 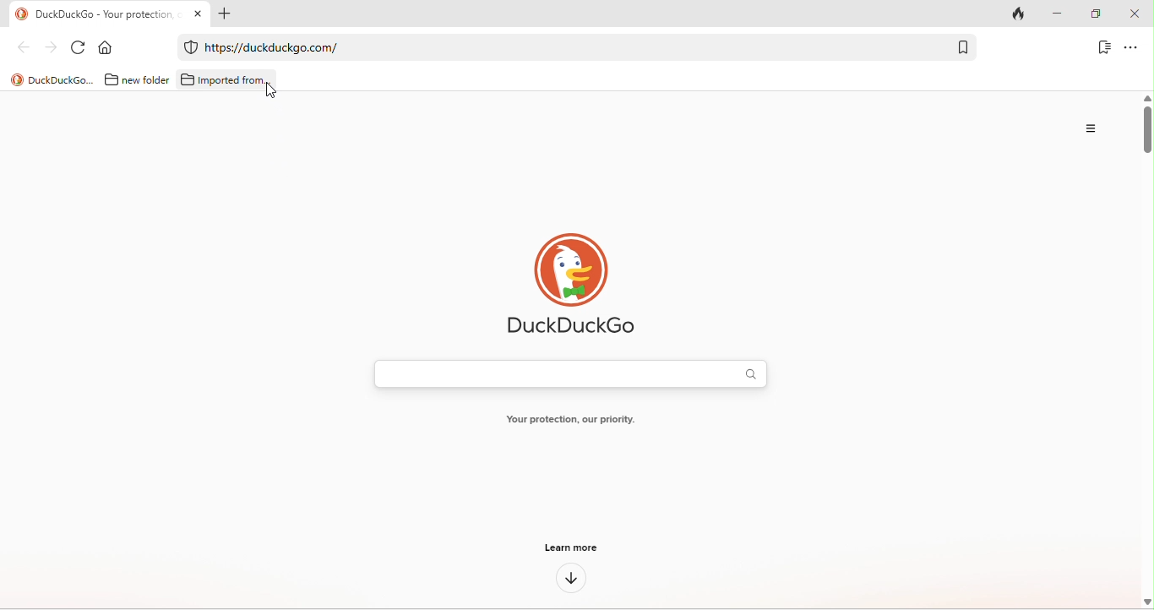 I want to click on maximize, so click(x=1099, y=14).